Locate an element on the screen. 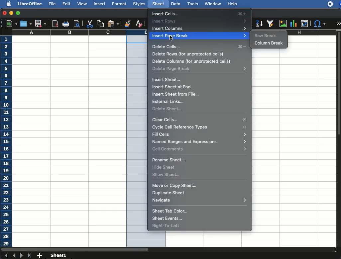 The height and width of the screenshot is (259, 341). move or copy sheet is located at coordinates (175, 186).